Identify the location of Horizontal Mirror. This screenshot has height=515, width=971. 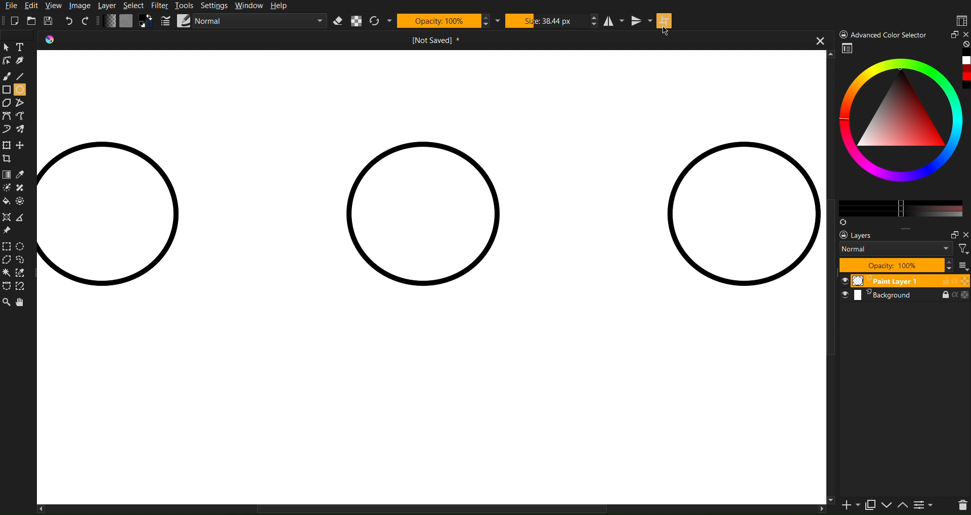
(614, 21).